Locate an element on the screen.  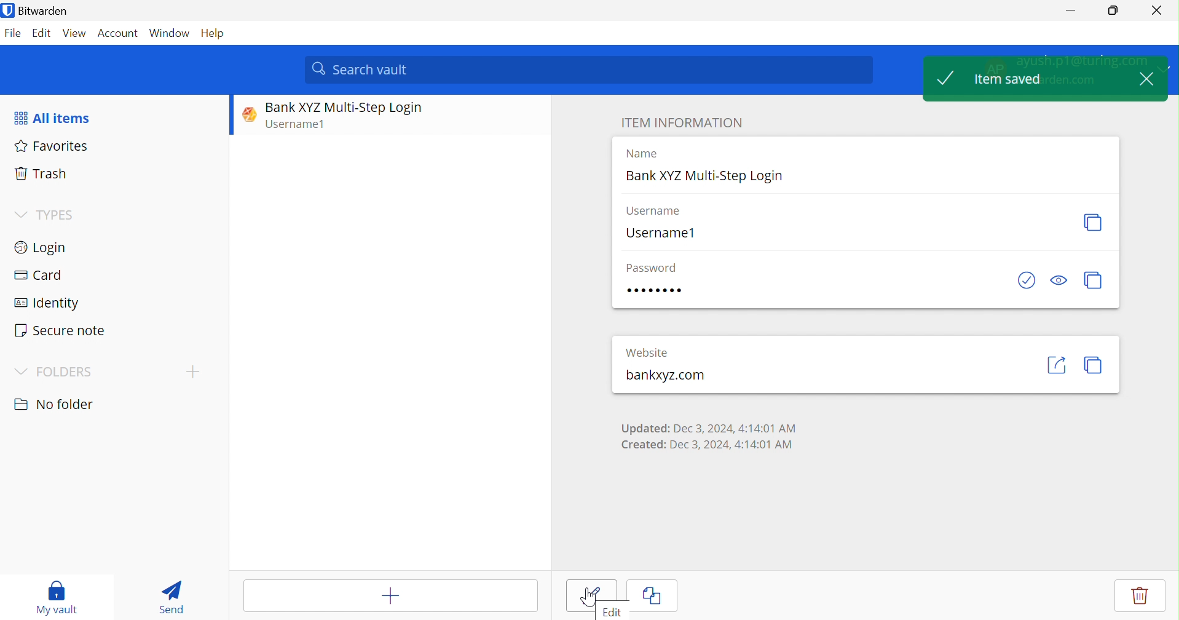
Drop Down is located at coordinates (20, 214).